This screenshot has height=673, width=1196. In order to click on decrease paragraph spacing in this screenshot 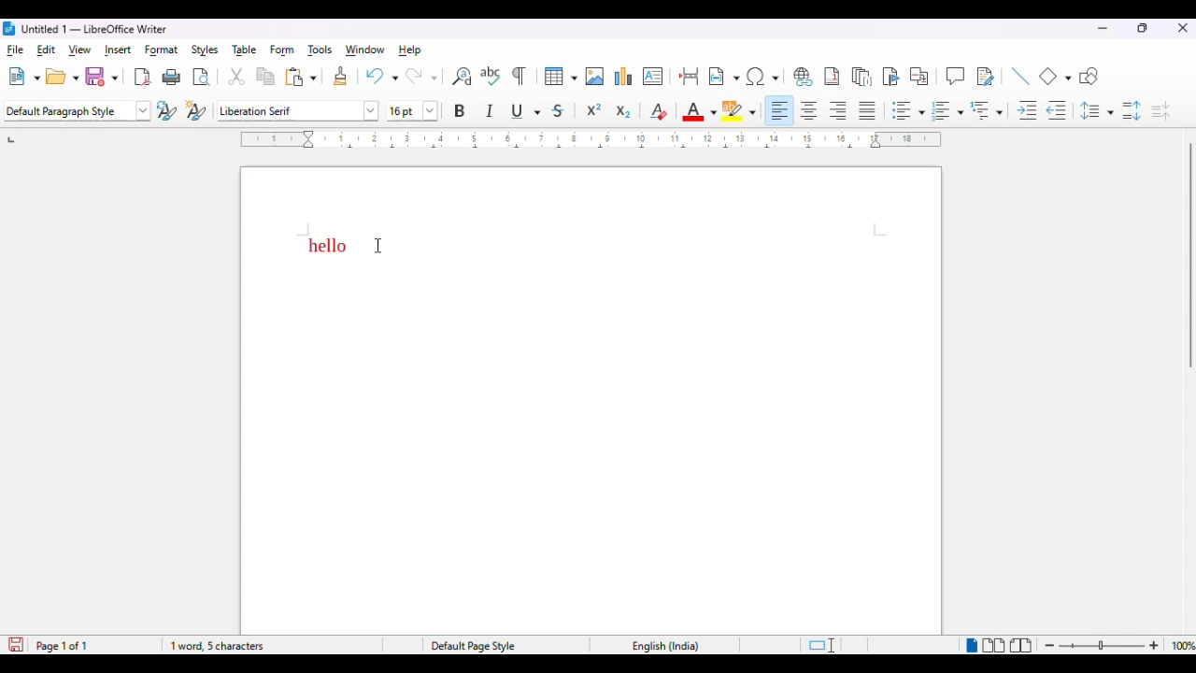, I will do `click(1160, 111)`.